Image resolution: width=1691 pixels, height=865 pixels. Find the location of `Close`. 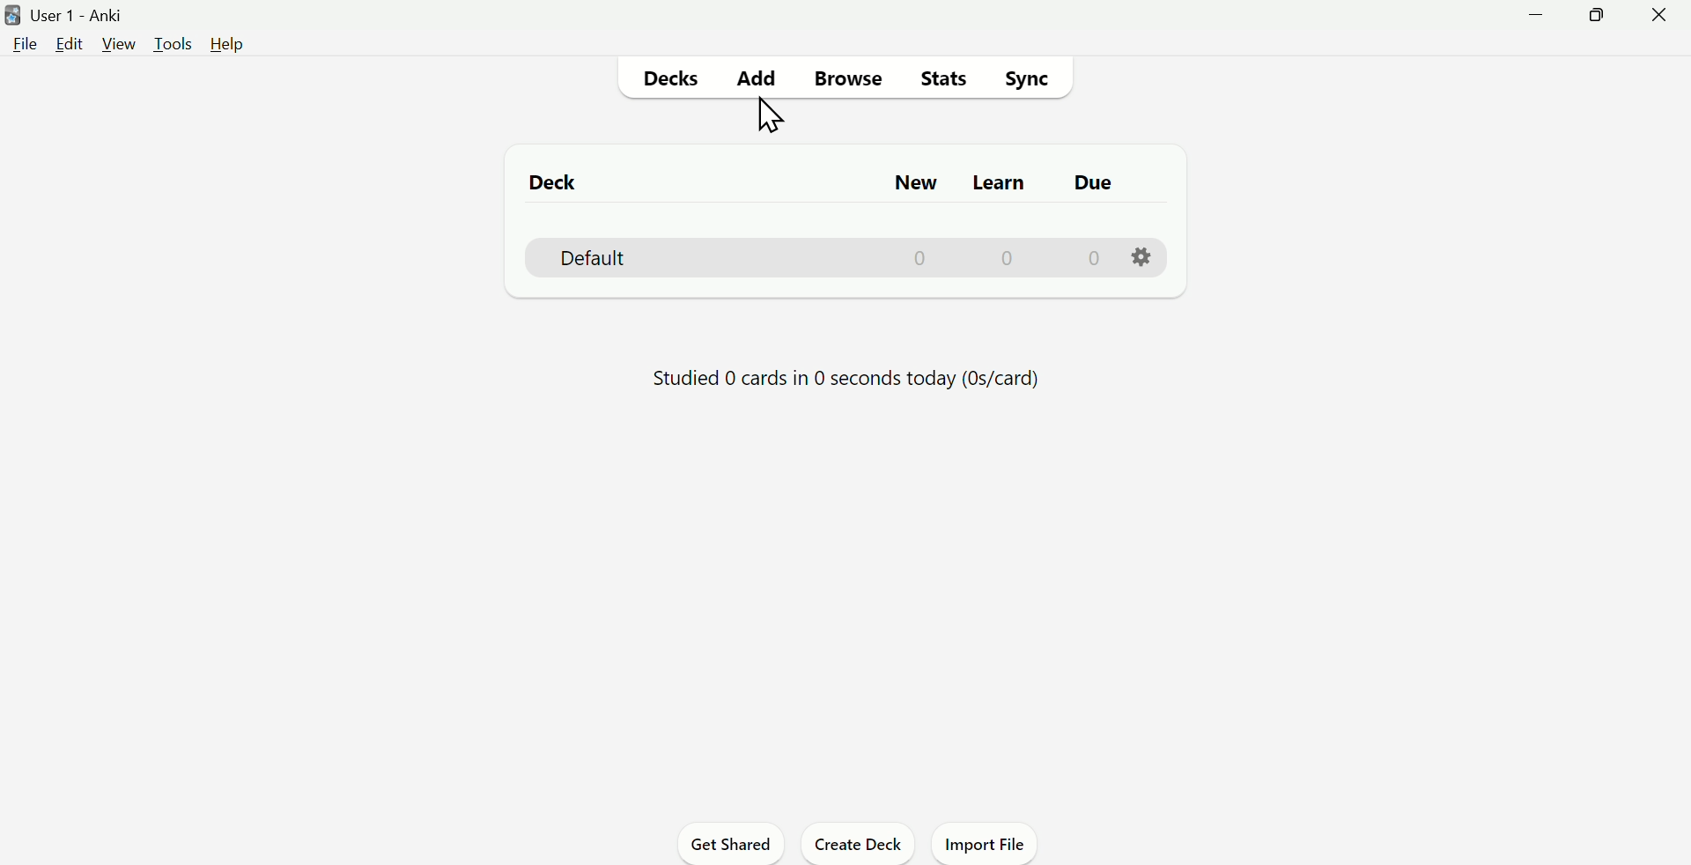

Close is located at coordinates (1659, 16).